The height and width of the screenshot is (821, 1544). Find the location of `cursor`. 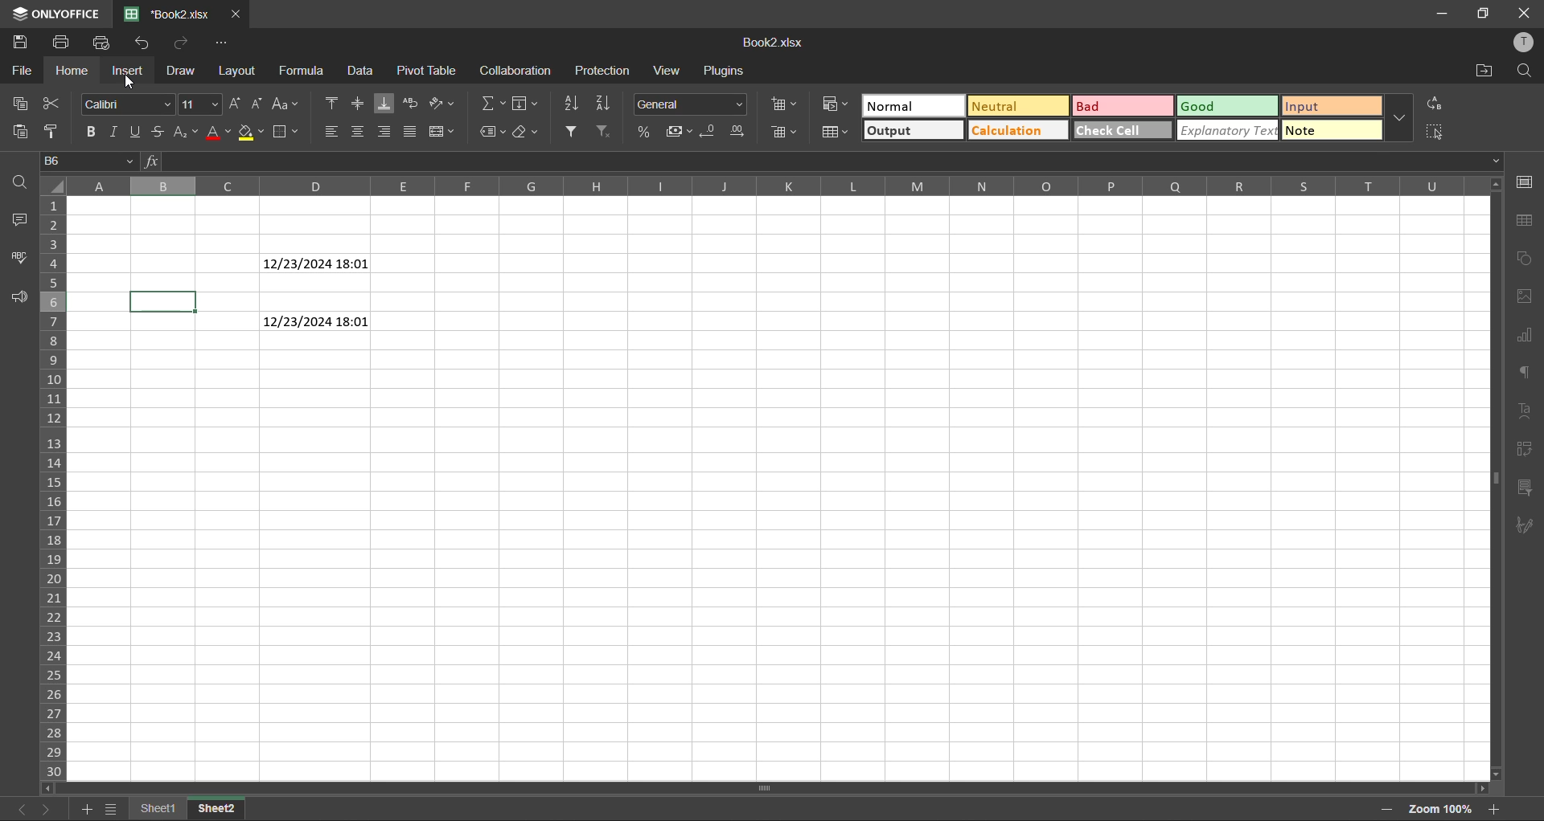

cursor is located at coordinates (132, 82).